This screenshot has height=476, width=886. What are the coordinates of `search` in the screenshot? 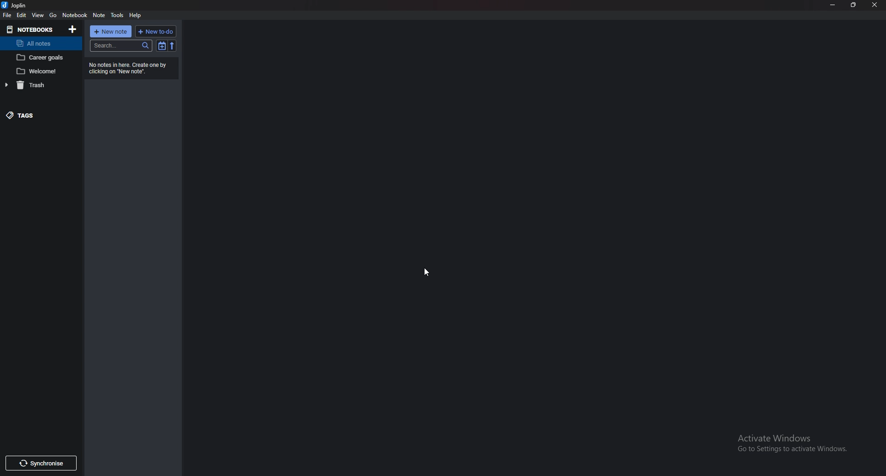 It's located at (121, 46).